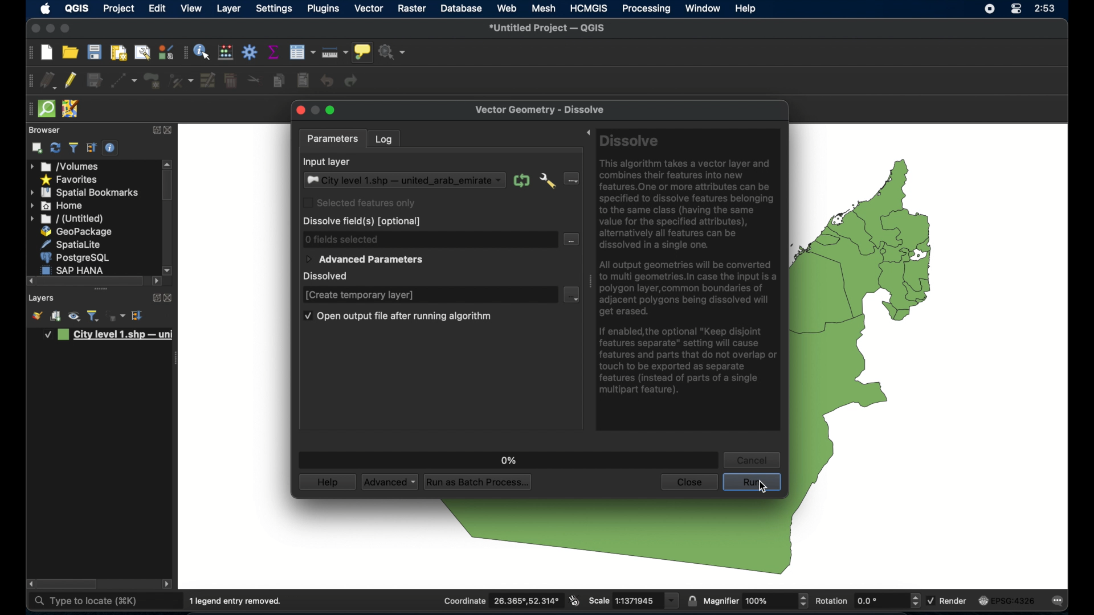  Describe the element at coordinates (65, 166) in the screenshot. I see `volumes` at that location.